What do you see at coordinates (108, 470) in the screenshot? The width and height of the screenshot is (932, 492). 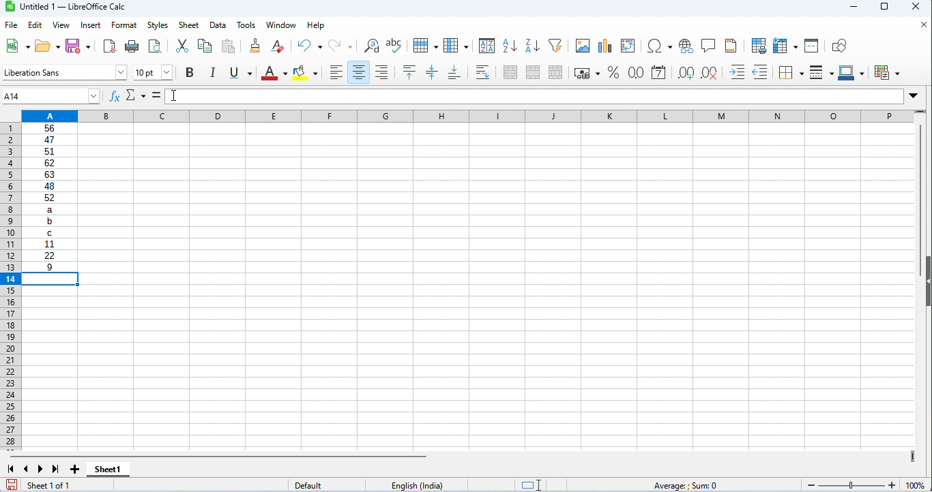 I see `sheet1` at bounding box center [108, 470].